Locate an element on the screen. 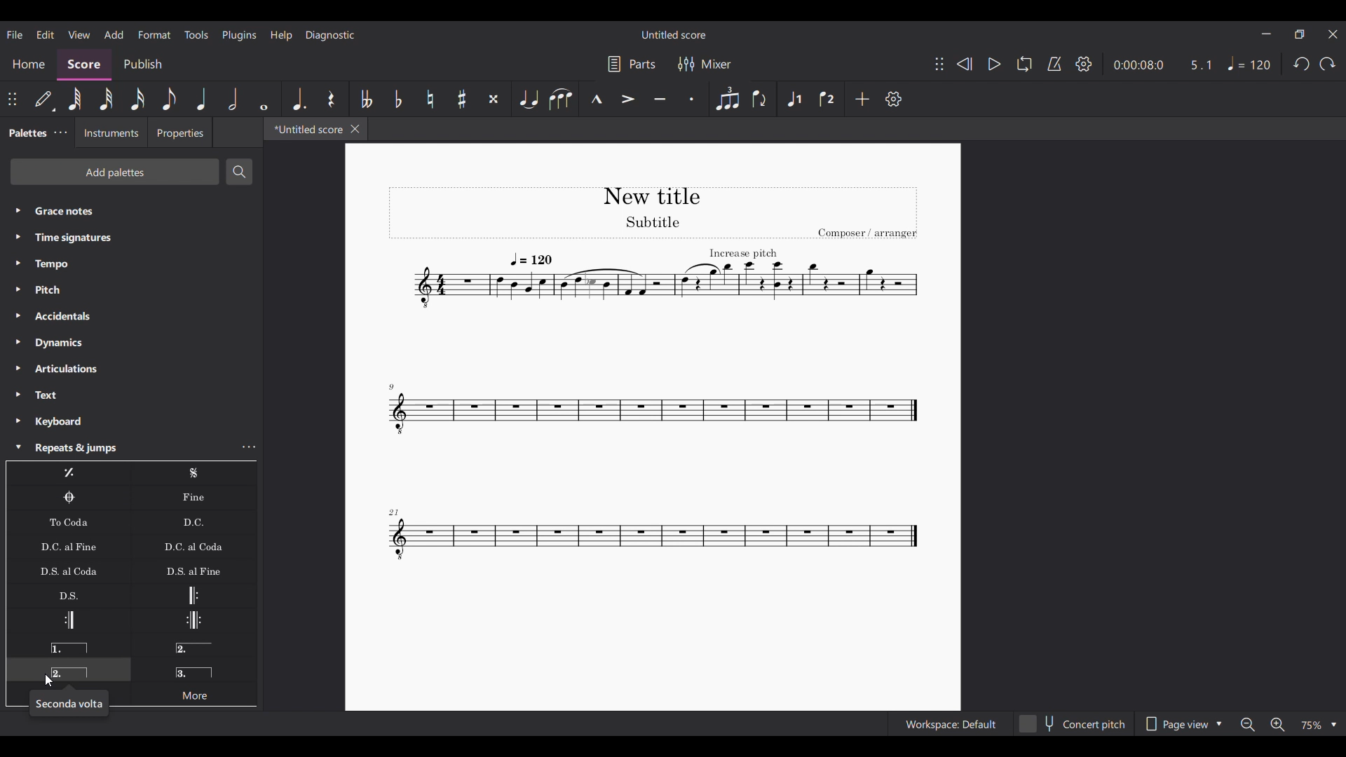 Image resolution: width=1346 pixels, height=757 pixels. Right (end) repeat sign is located at coordinates (68, 620).